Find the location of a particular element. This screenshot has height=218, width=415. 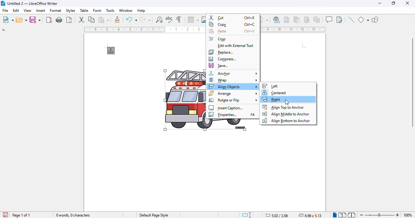

insert hyperlink is located at coordinates (277, 20).